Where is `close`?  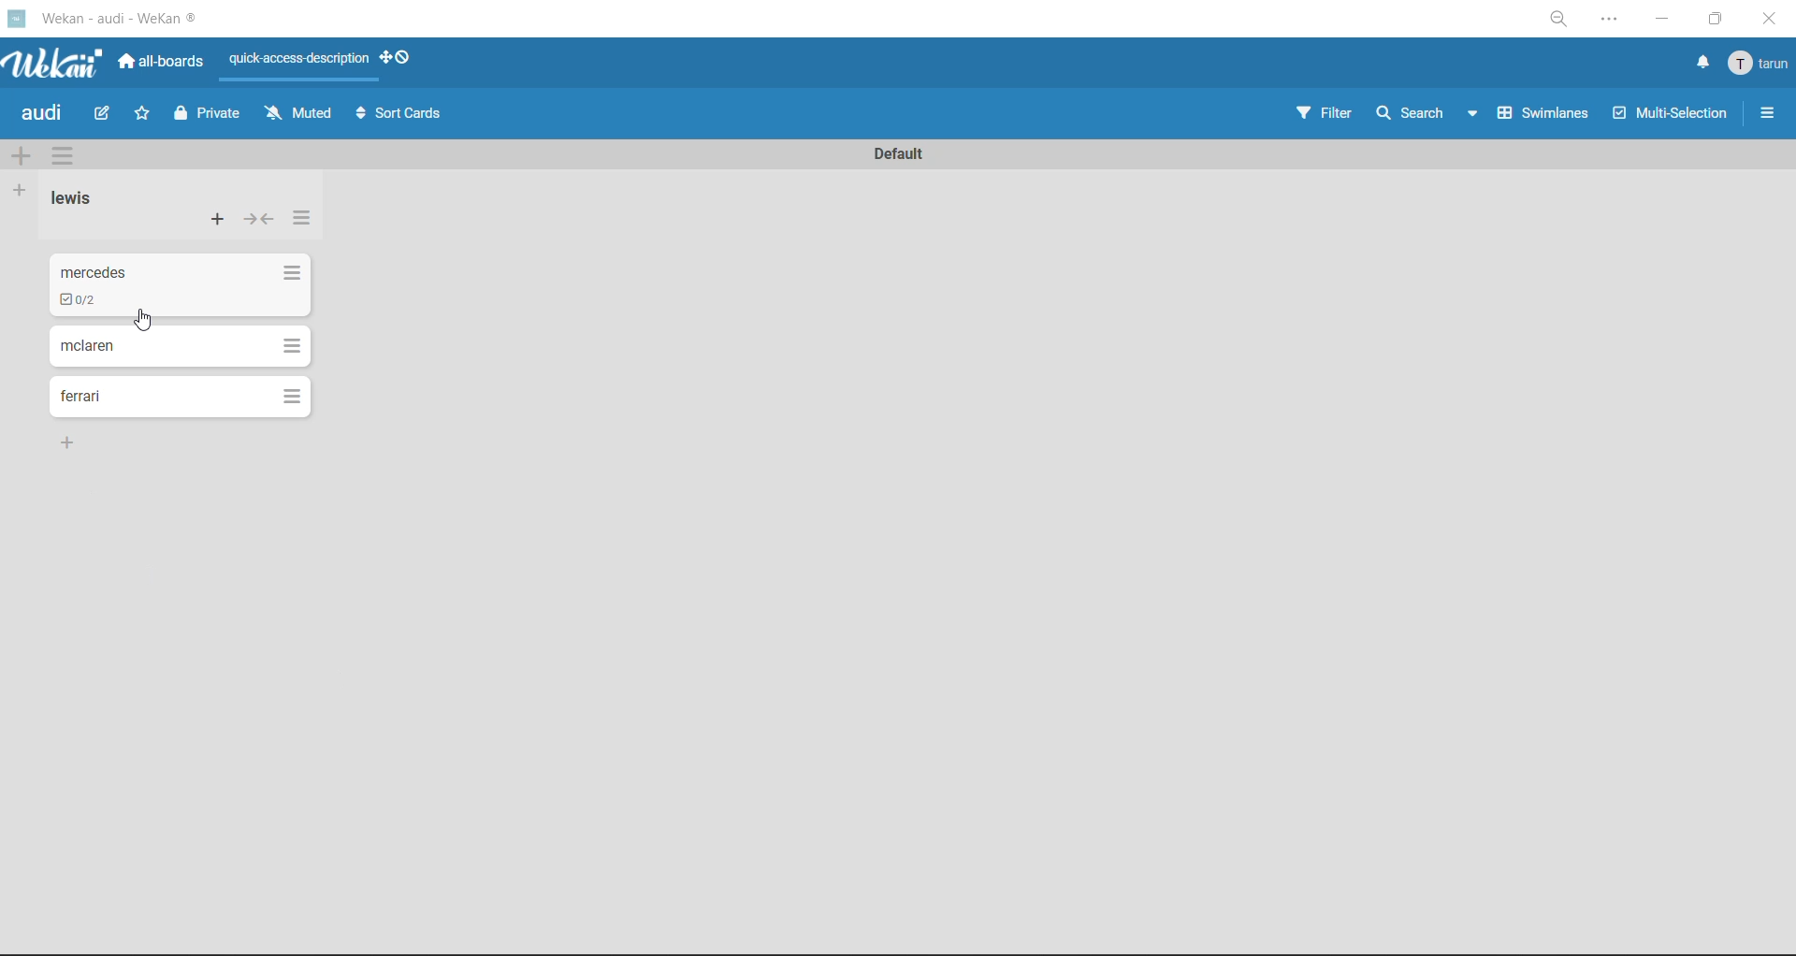
close is located at coordinates (1768, 22).